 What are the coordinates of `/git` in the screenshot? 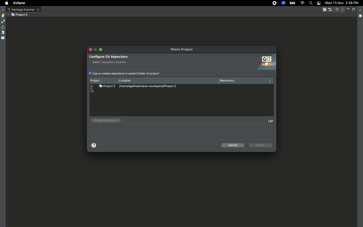 It's located at (269, 121).